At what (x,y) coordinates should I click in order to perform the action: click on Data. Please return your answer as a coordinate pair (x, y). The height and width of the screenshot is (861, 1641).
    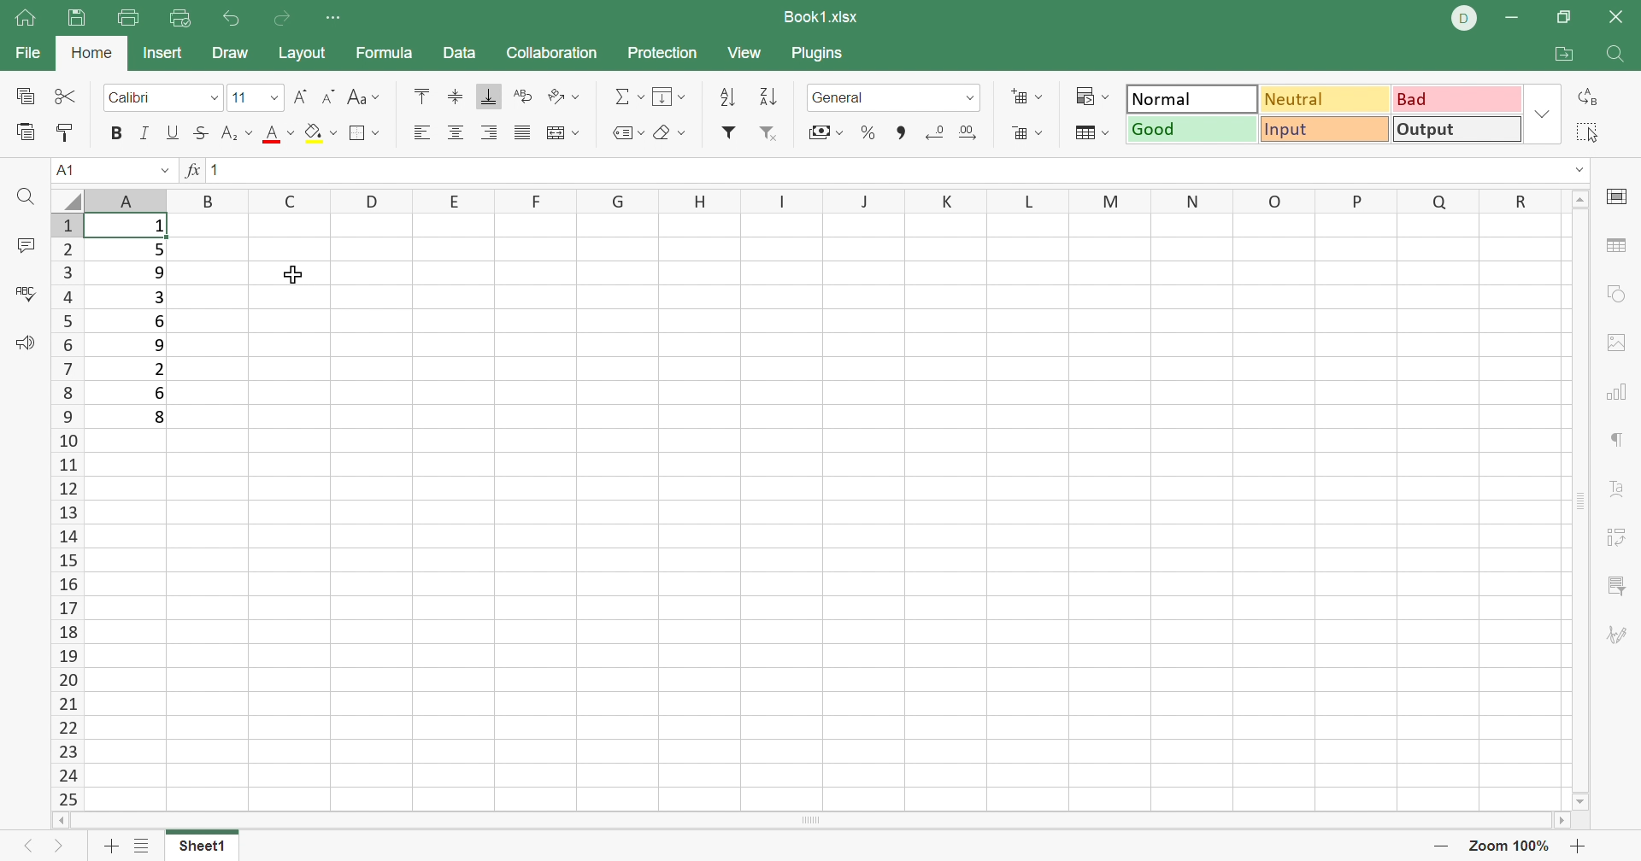
    Looking at the image, I should click on (459, 50).